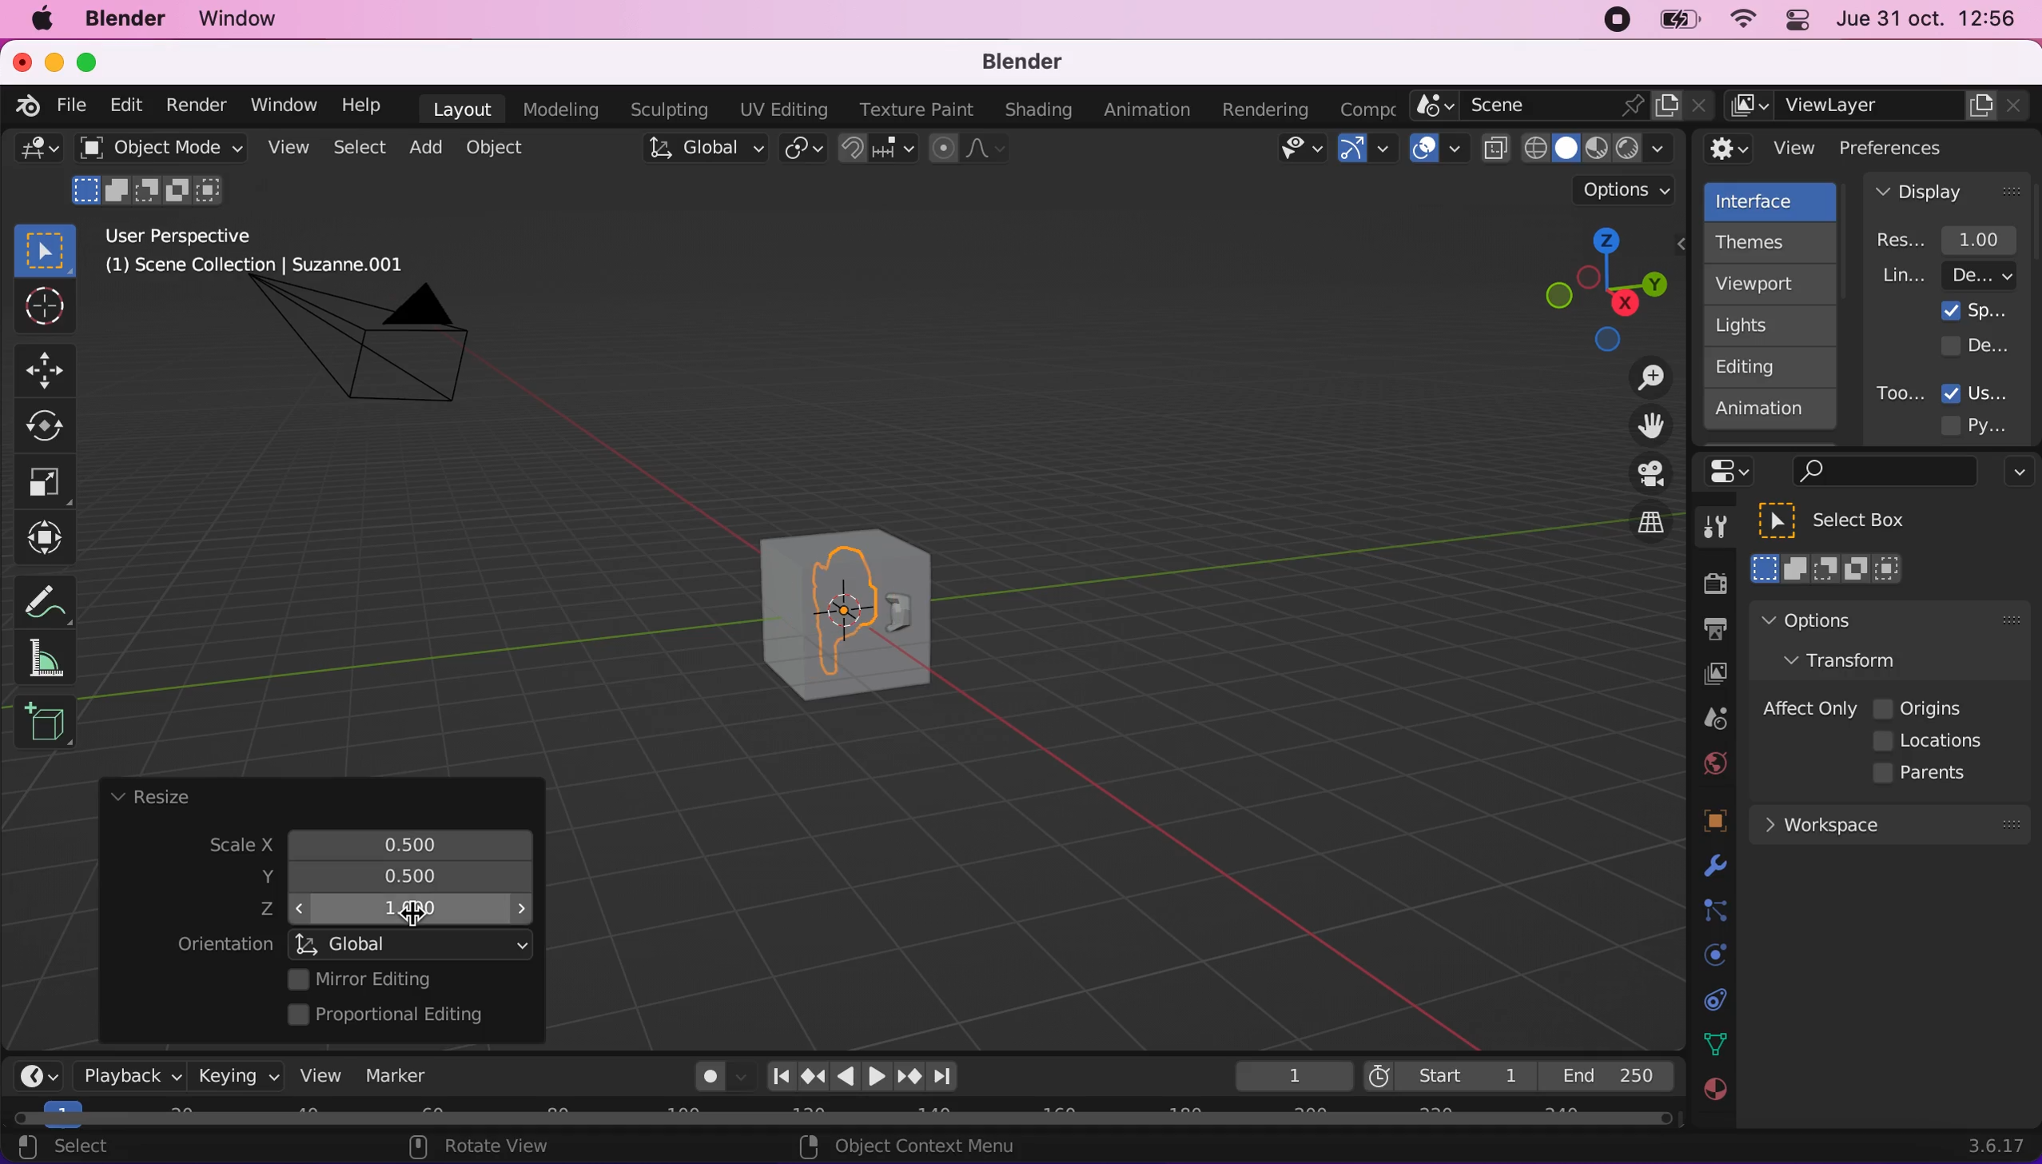 This screenshot has width=2042, height=1164. What do you see at coordinates (1852, 620) in the screenshot?
I see `options` at bounding box center [1852, 620].